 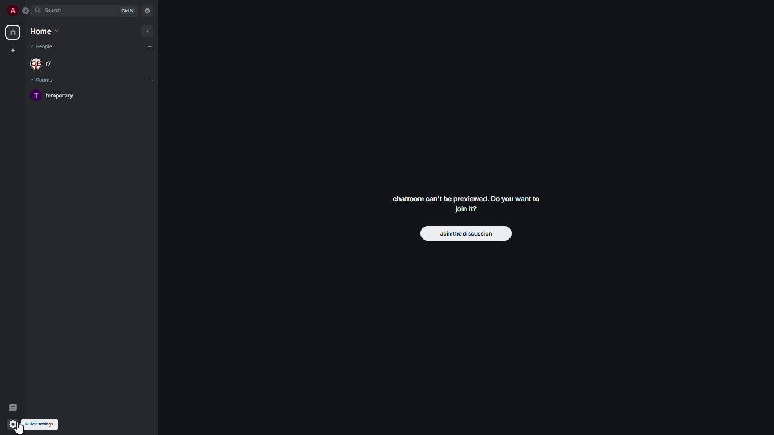 What do you see at coordinates (14, 31) in the screenshot?
I see `home` at bounding box center [14, 31].